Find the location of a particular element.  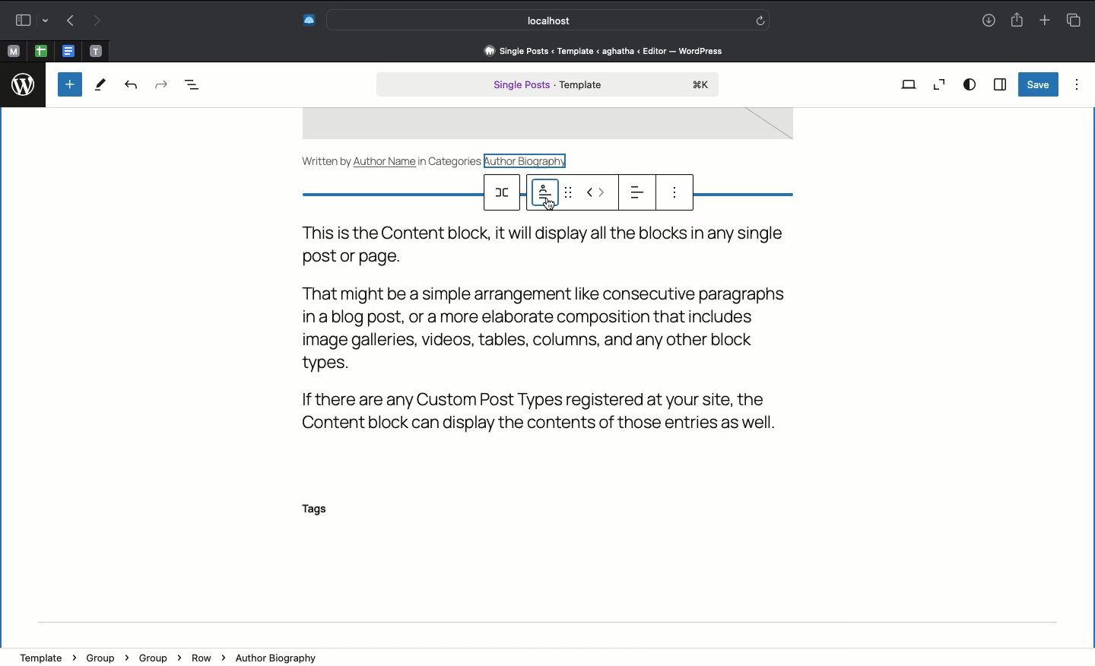

Options is located at coordinates (1077, 84).